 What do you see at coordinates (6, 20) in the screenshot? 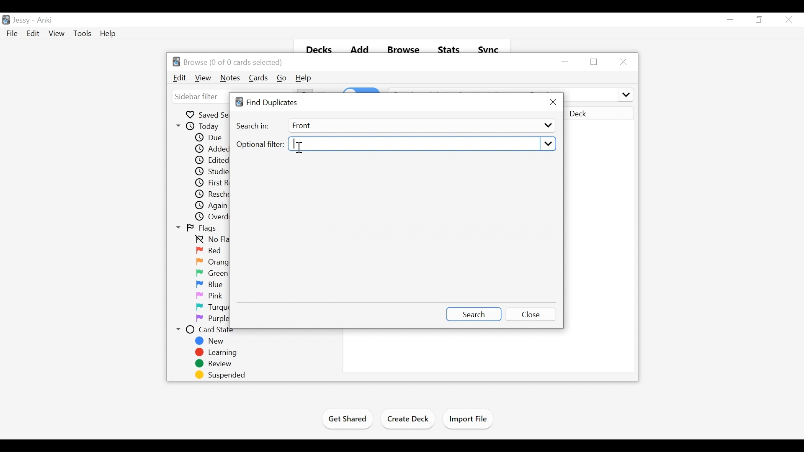
I see `Anki Desktop Icon` at bounding box center [6, 20].